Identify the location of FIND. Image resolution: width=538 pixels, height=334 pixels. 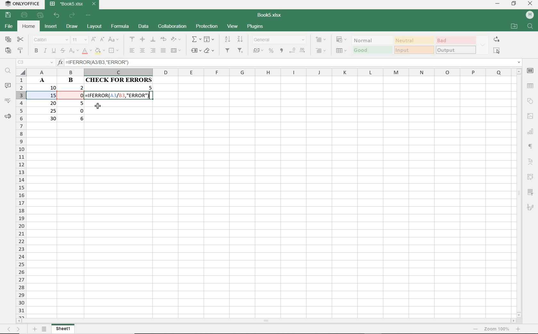
(8, 72).